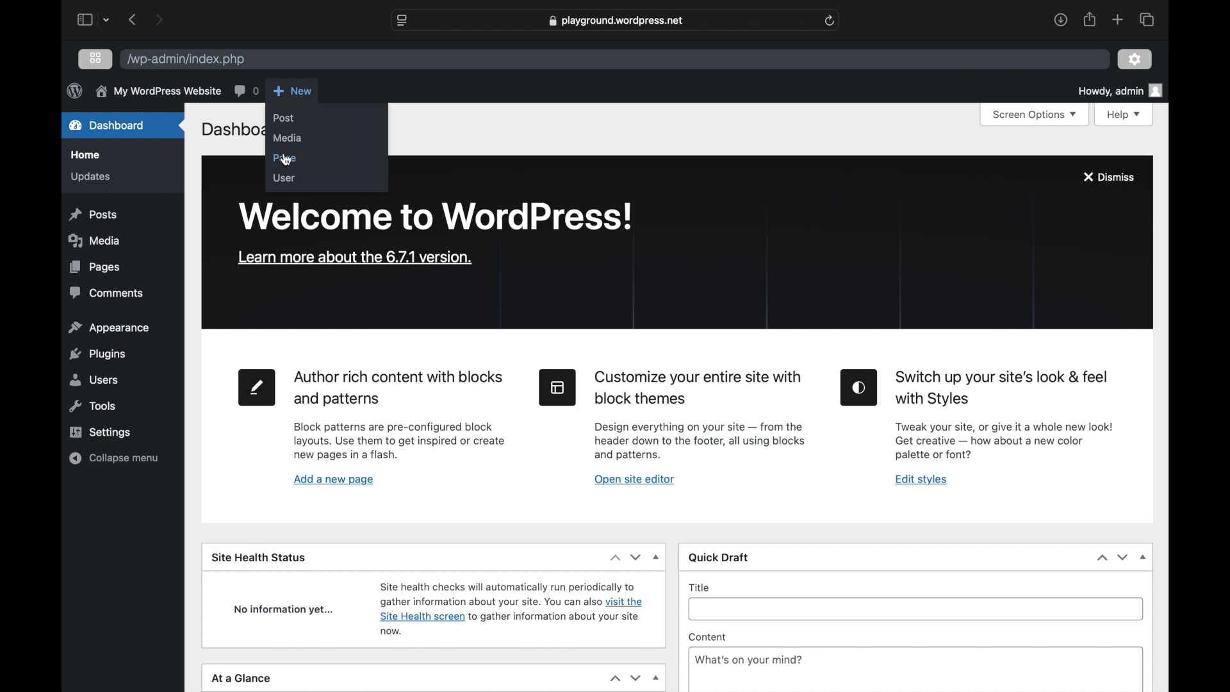 The height and width of the screenshot is (692, 1230). I want to click on content, so click(707, 637).